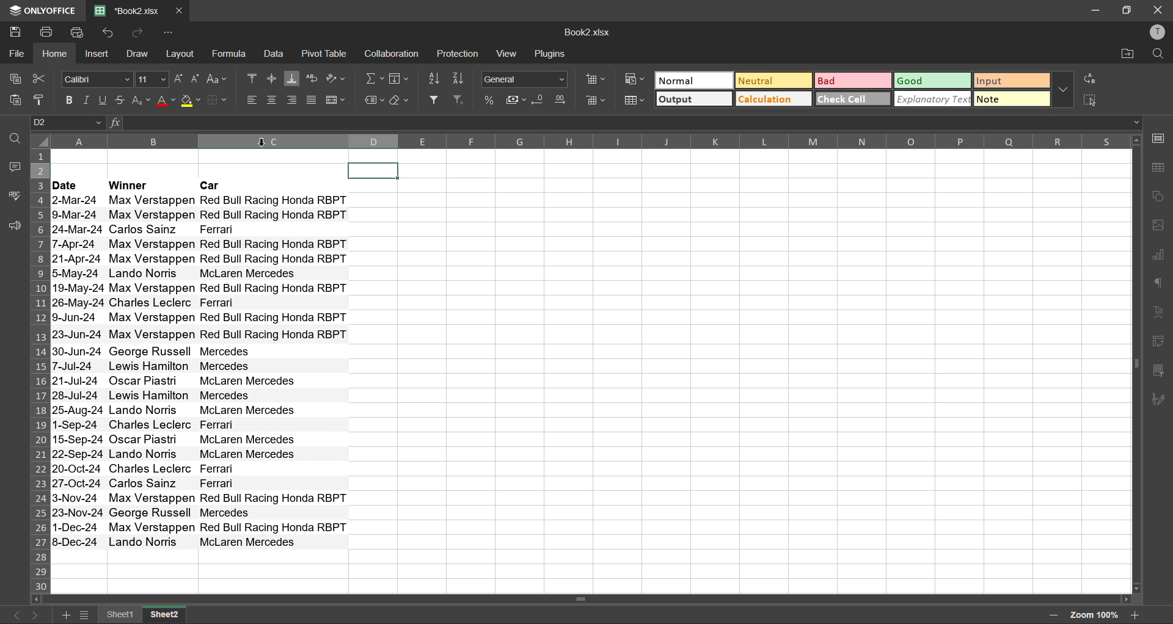 This screenshot has height=624, width=1173. What do you see at coordinates (291, 77) in the screenshot?
I see `align bottom` at bounding box center [291, 77].